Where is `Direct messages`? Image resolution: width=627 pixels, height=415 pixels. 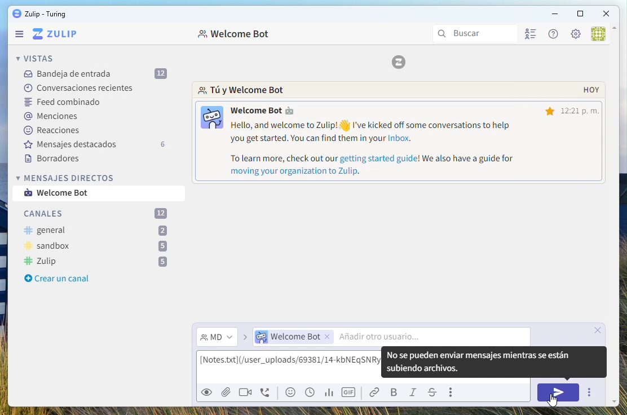
Direct messages is located at coordinates (67, 178).